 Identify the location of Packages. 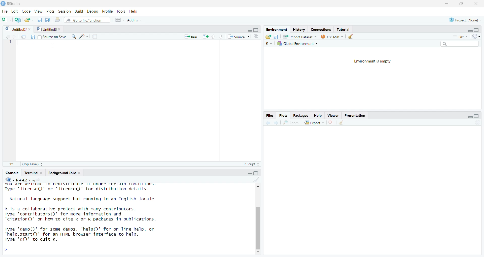
(301, 115).